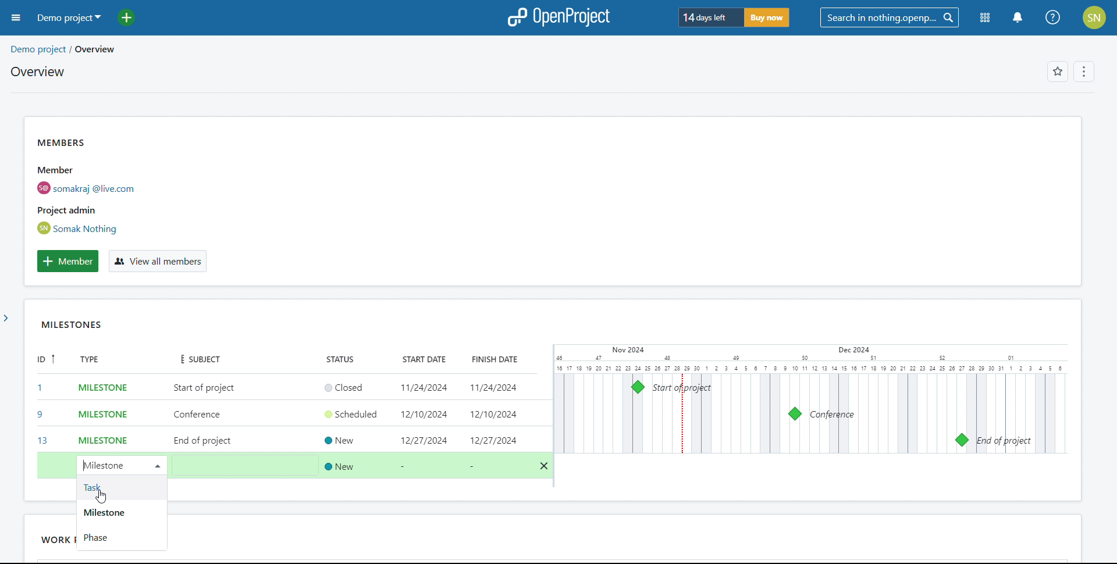 The image size is (1117, 564). Describe the element at coordinates (1108, 154) in the screenshot. I see `scroll bar` at that location.